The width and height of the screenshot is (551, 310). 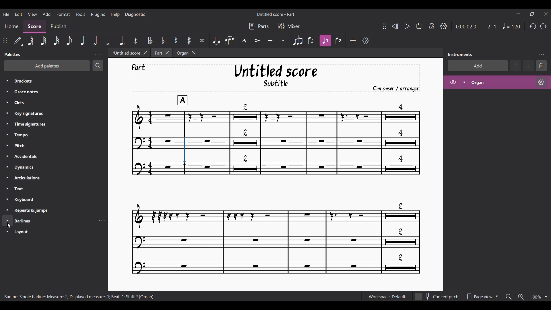 I want to click on Toggle double sharp, so click(x=202, y=40).